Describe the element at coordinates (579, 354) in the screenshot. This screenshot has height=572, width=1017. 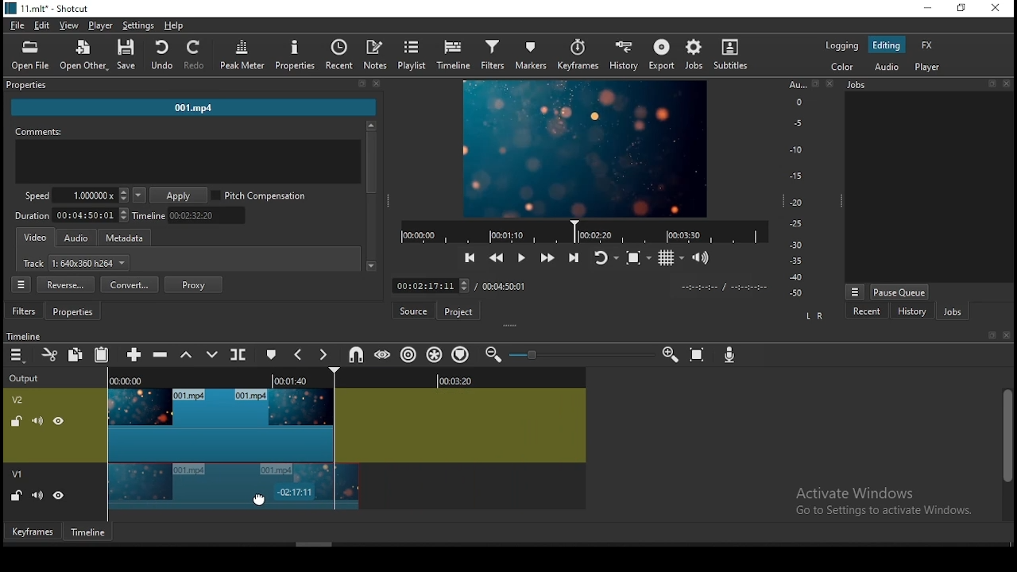
I see `Zoom slider` at that location.